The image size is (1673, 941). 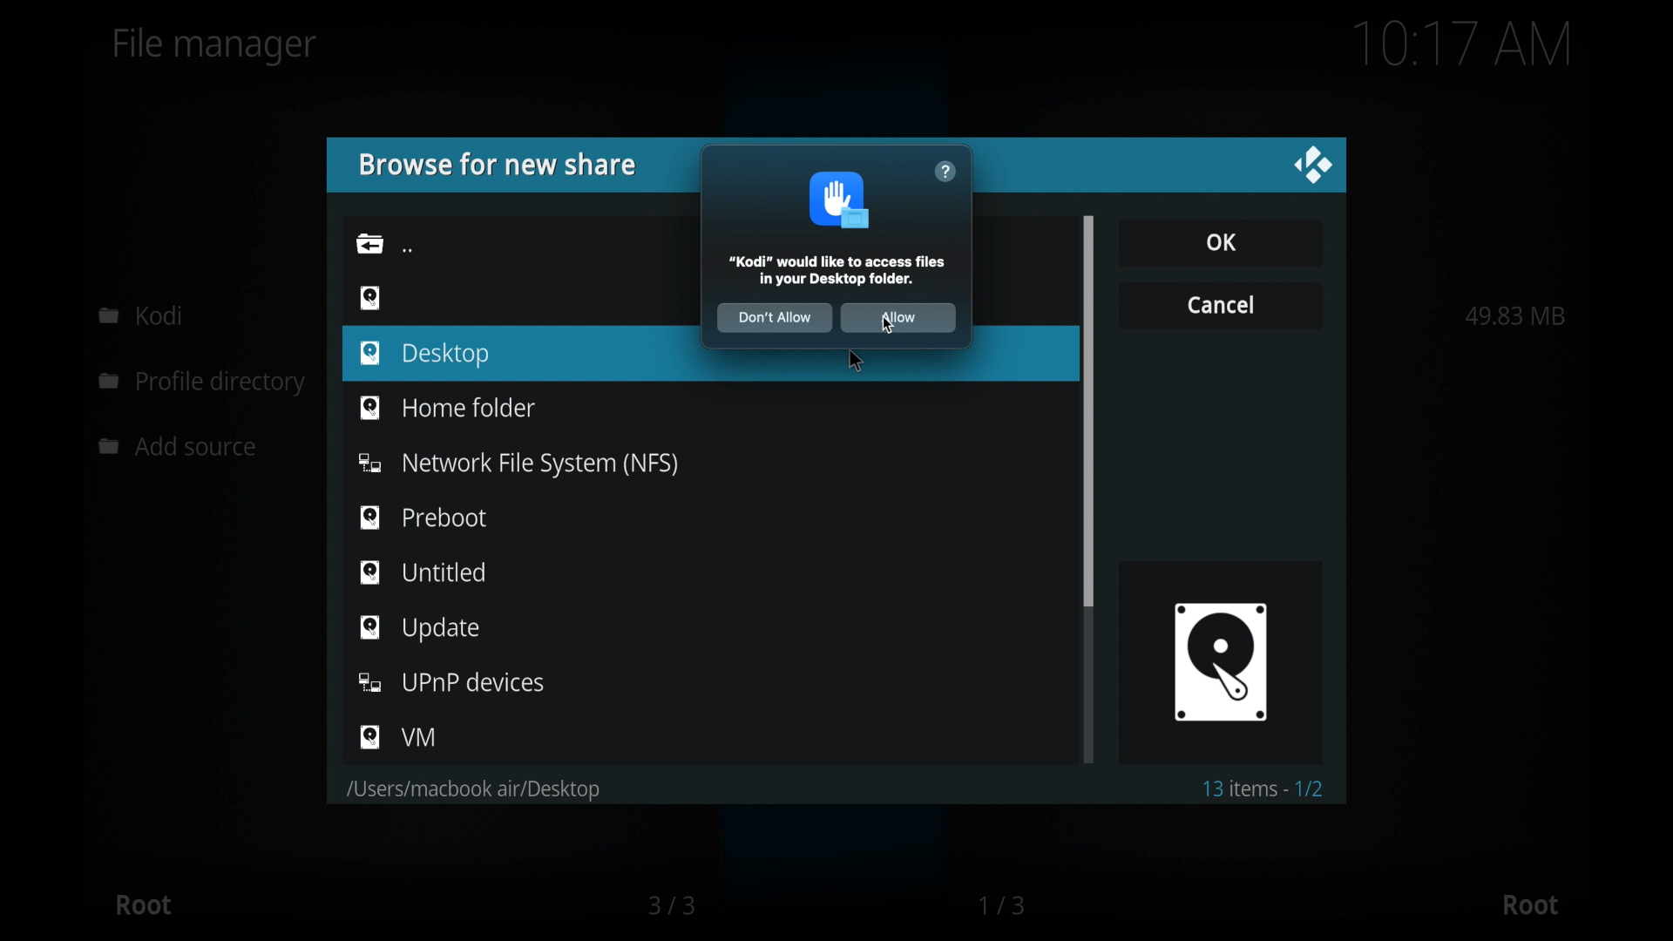 I want to click on kodi icon, so click(x=1220, y=660).